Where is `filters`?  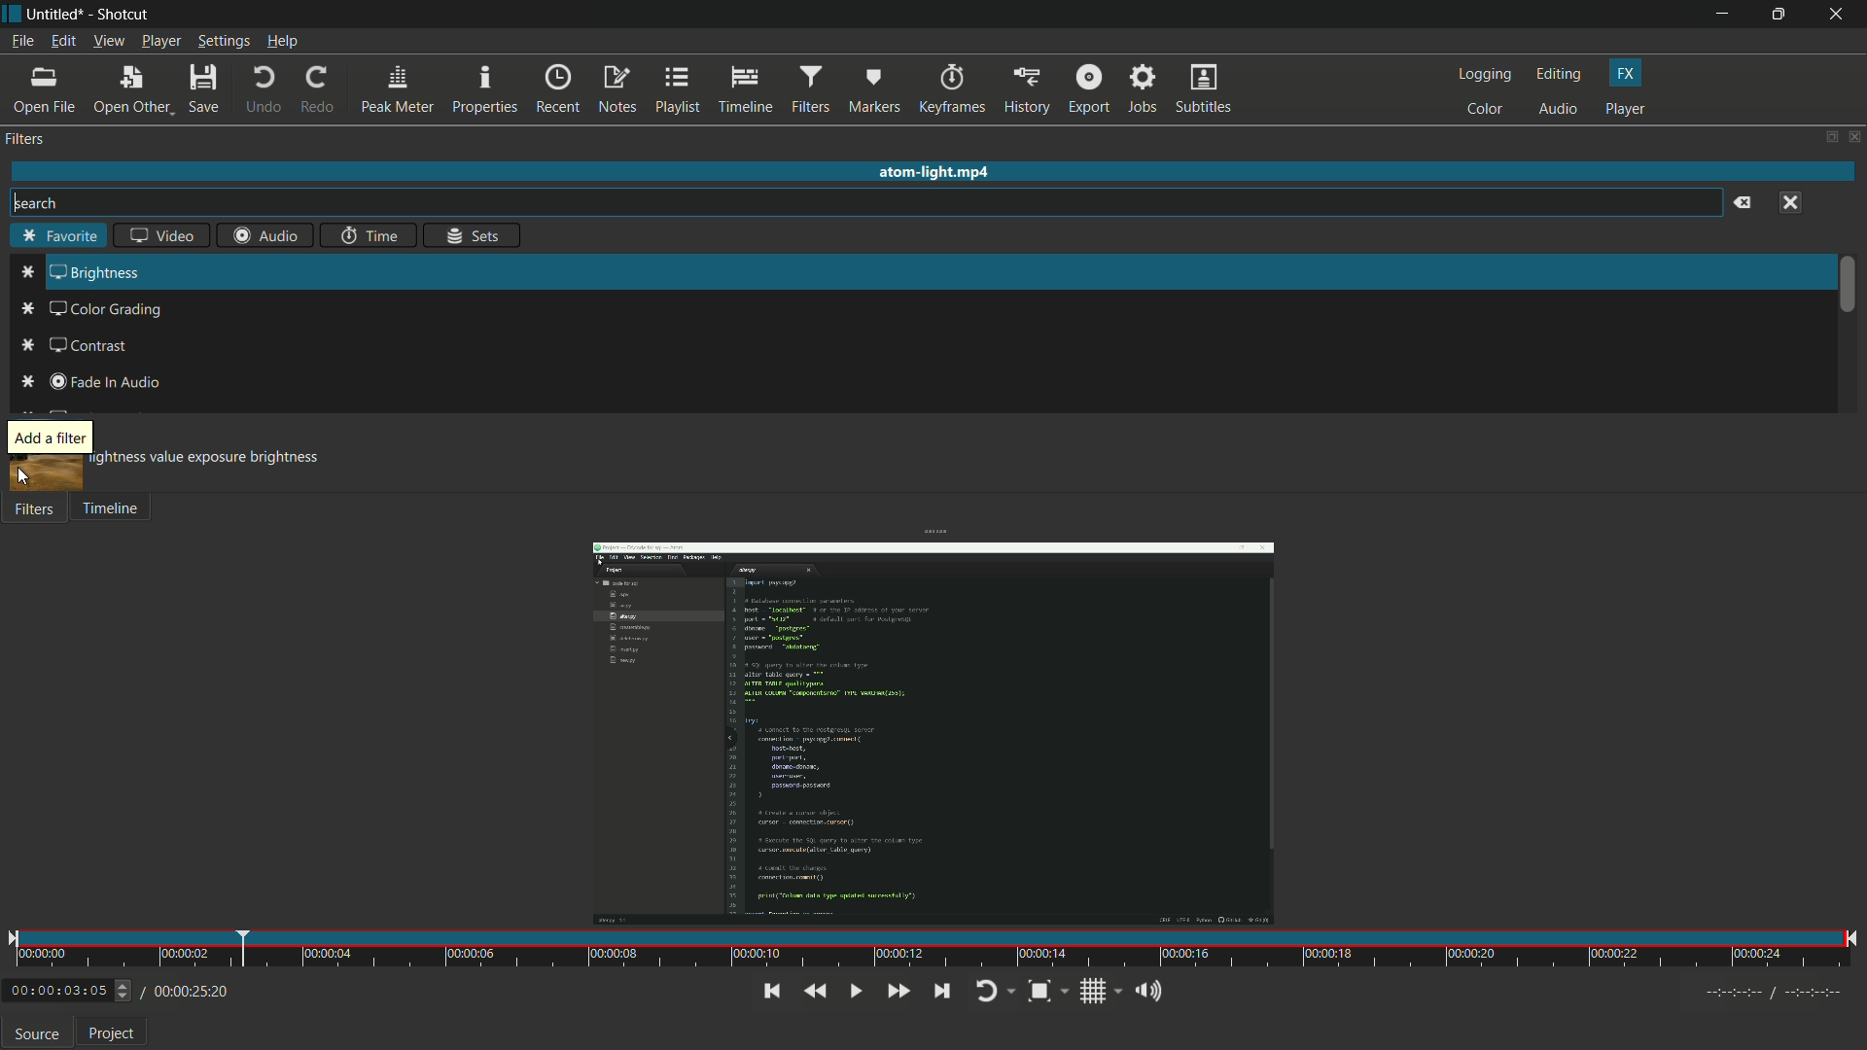
filters is located at coordinates (24, 139).